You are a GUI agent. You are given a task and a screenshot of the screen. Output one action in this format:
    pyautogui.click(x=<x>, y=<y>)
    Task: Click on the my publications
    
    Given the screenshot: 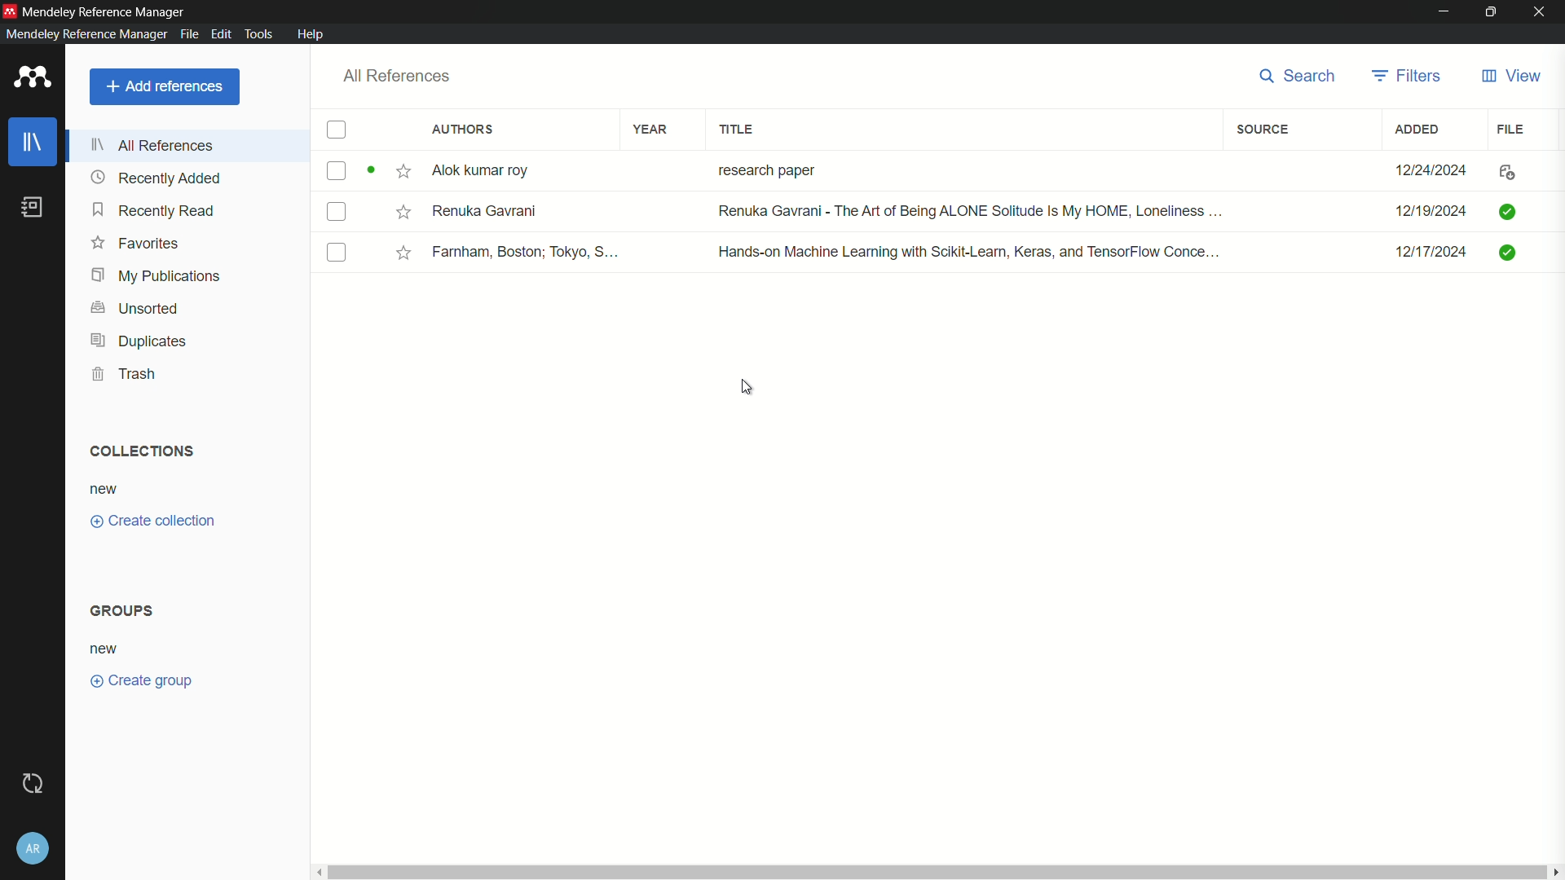 What is the action you would take?
    pyautogui.click(x=156, y=276)
    